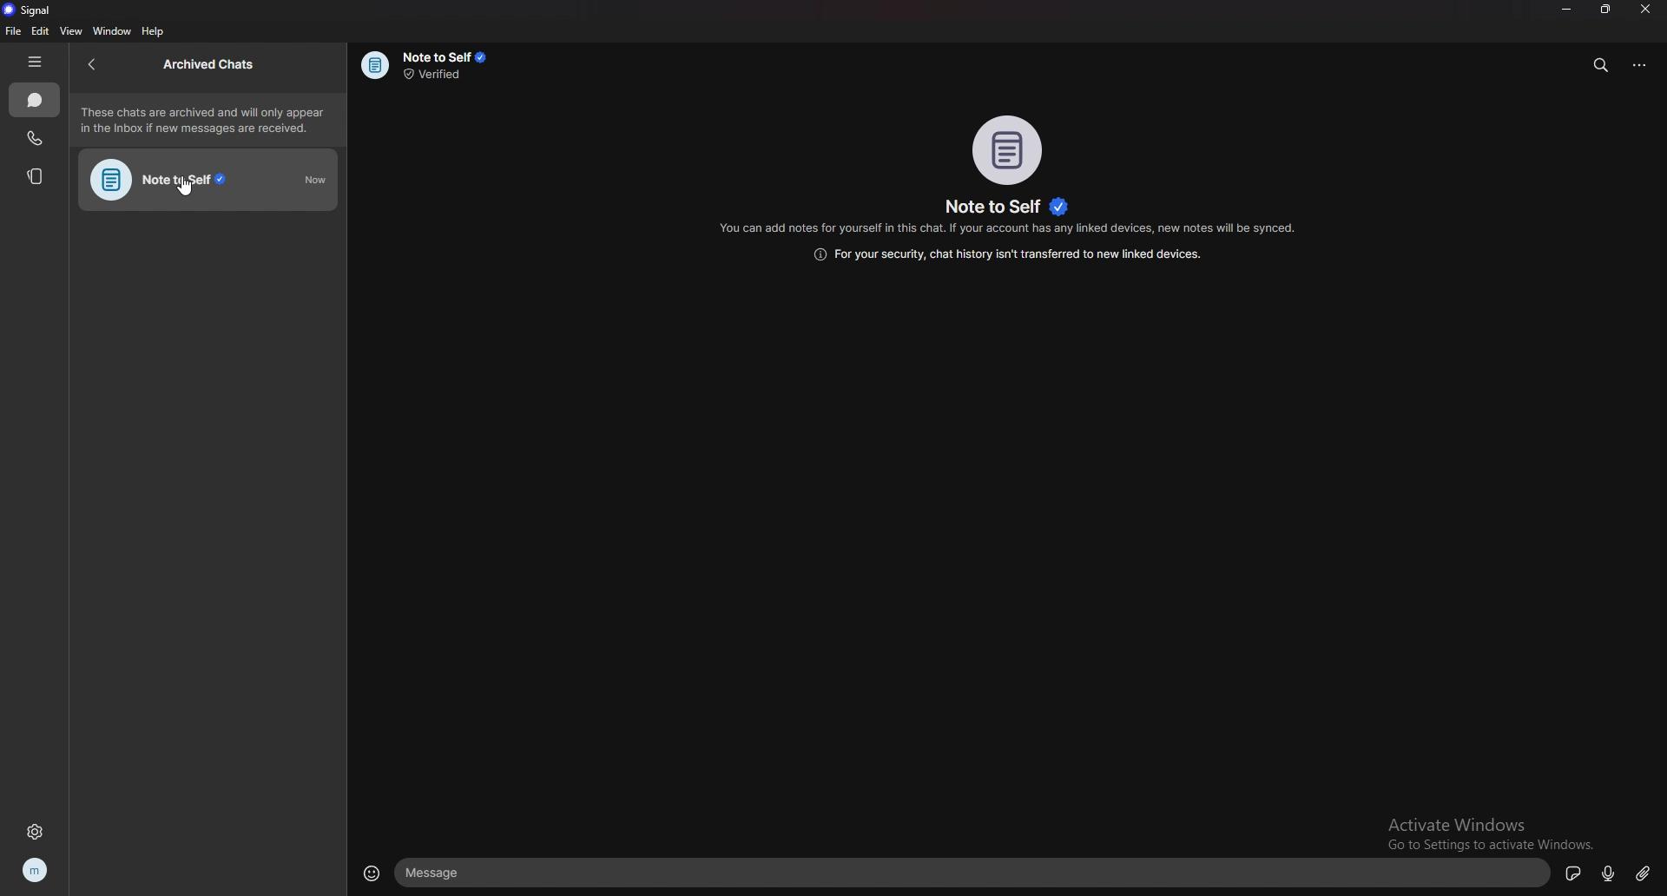  Describe the element at coordinates (34, 62) in the screenshot. I see `hide tab` at that location.